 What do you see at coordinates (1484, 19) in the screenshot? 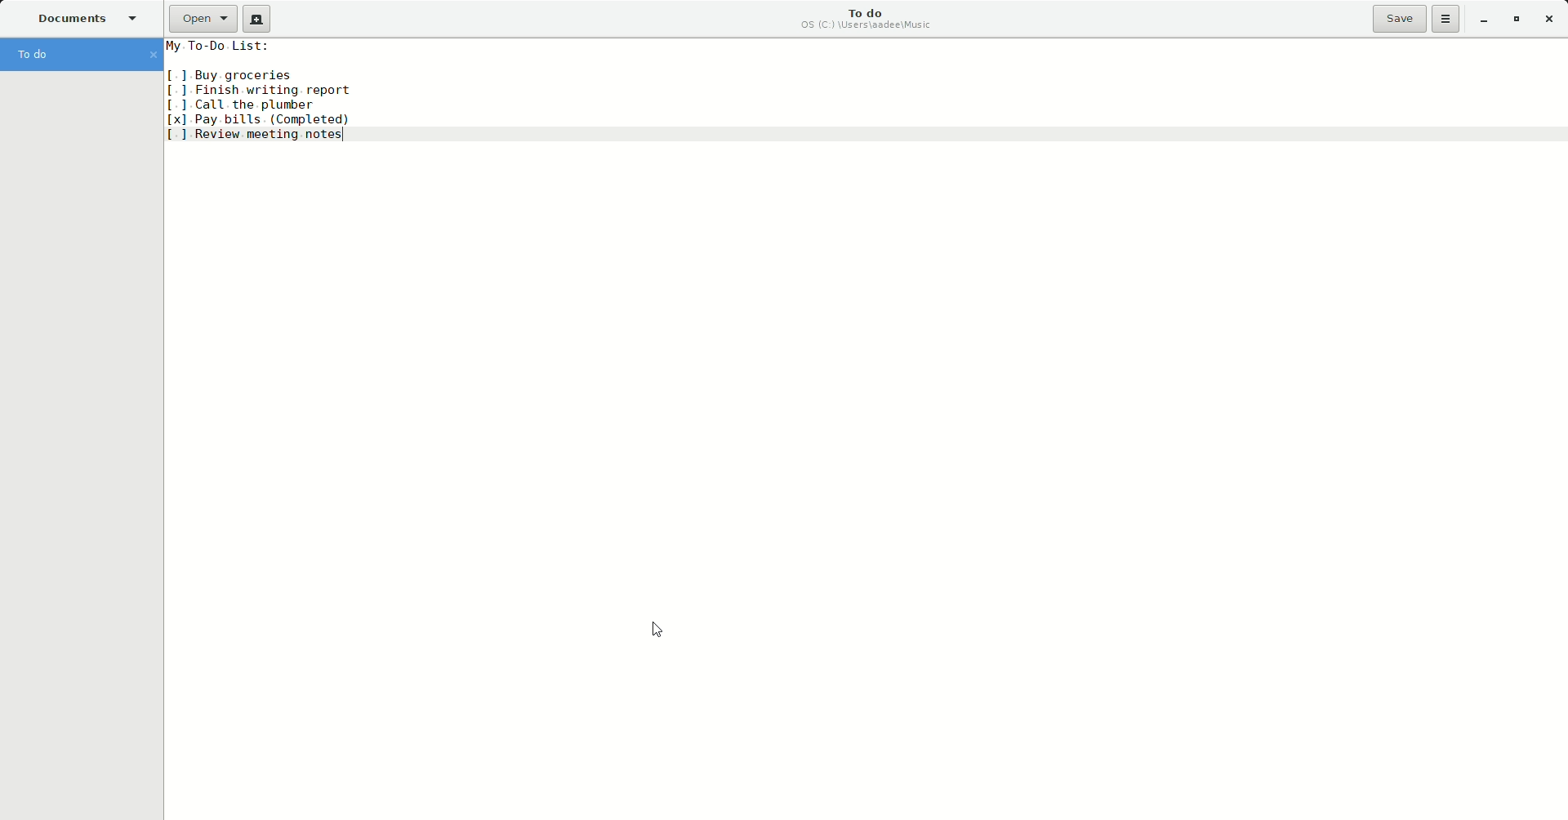
I see `Minimize` at bounding box center [1484, 19].